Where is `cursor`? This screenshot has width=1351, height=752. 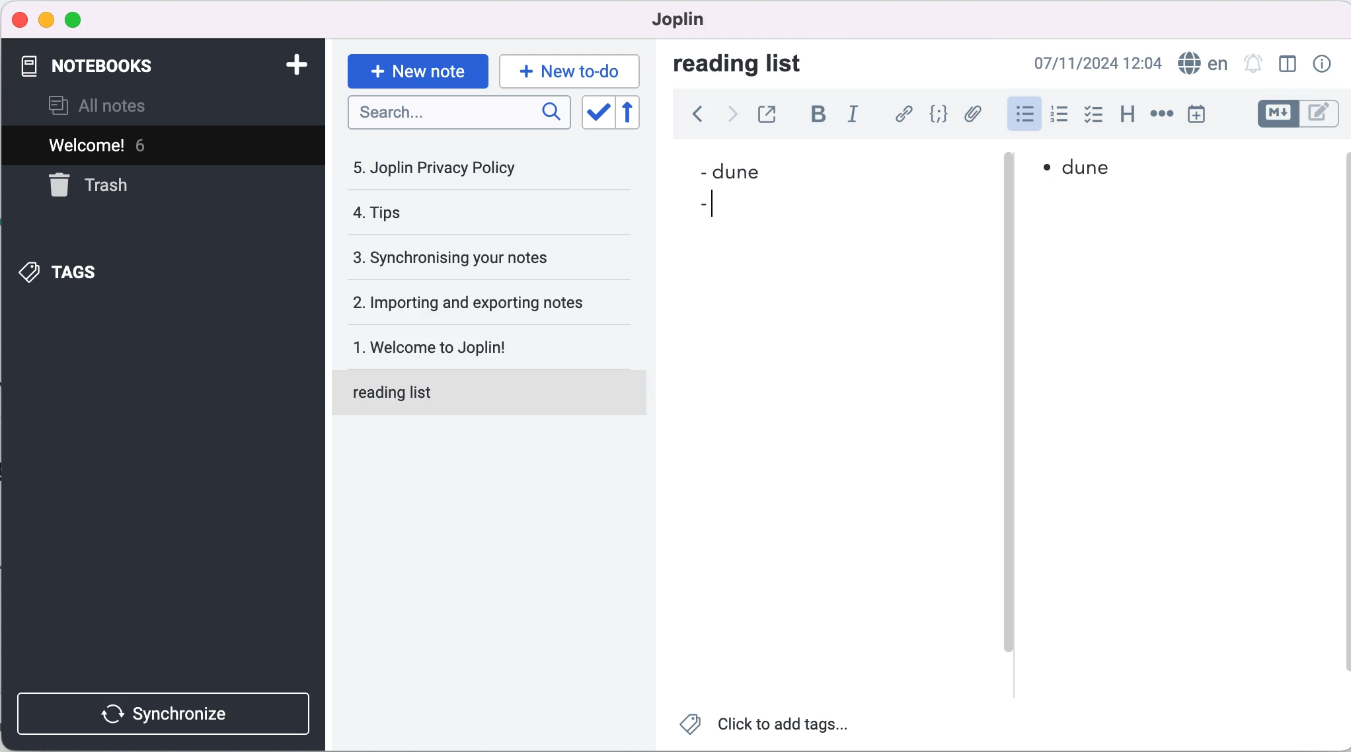
cursor is located at coordinates (720, 204).